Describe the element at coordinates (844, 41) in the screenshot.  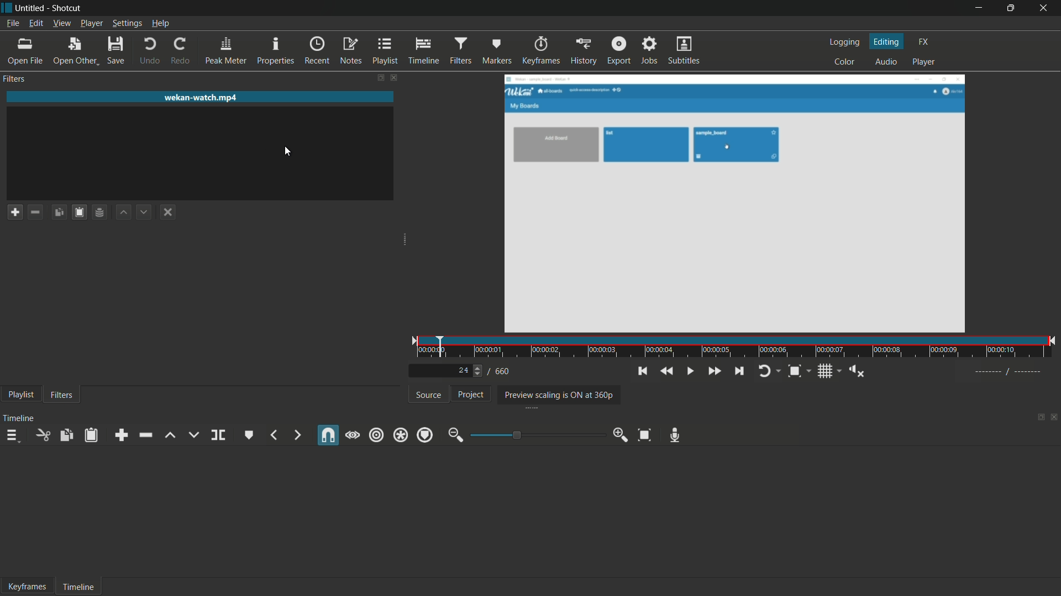
I see `logging` at that location.